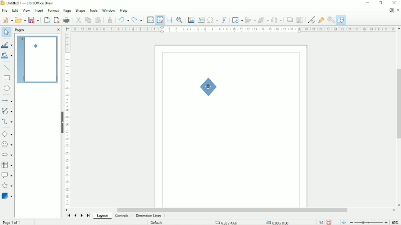  I want to click on Basic shapes, so click(8, 134).